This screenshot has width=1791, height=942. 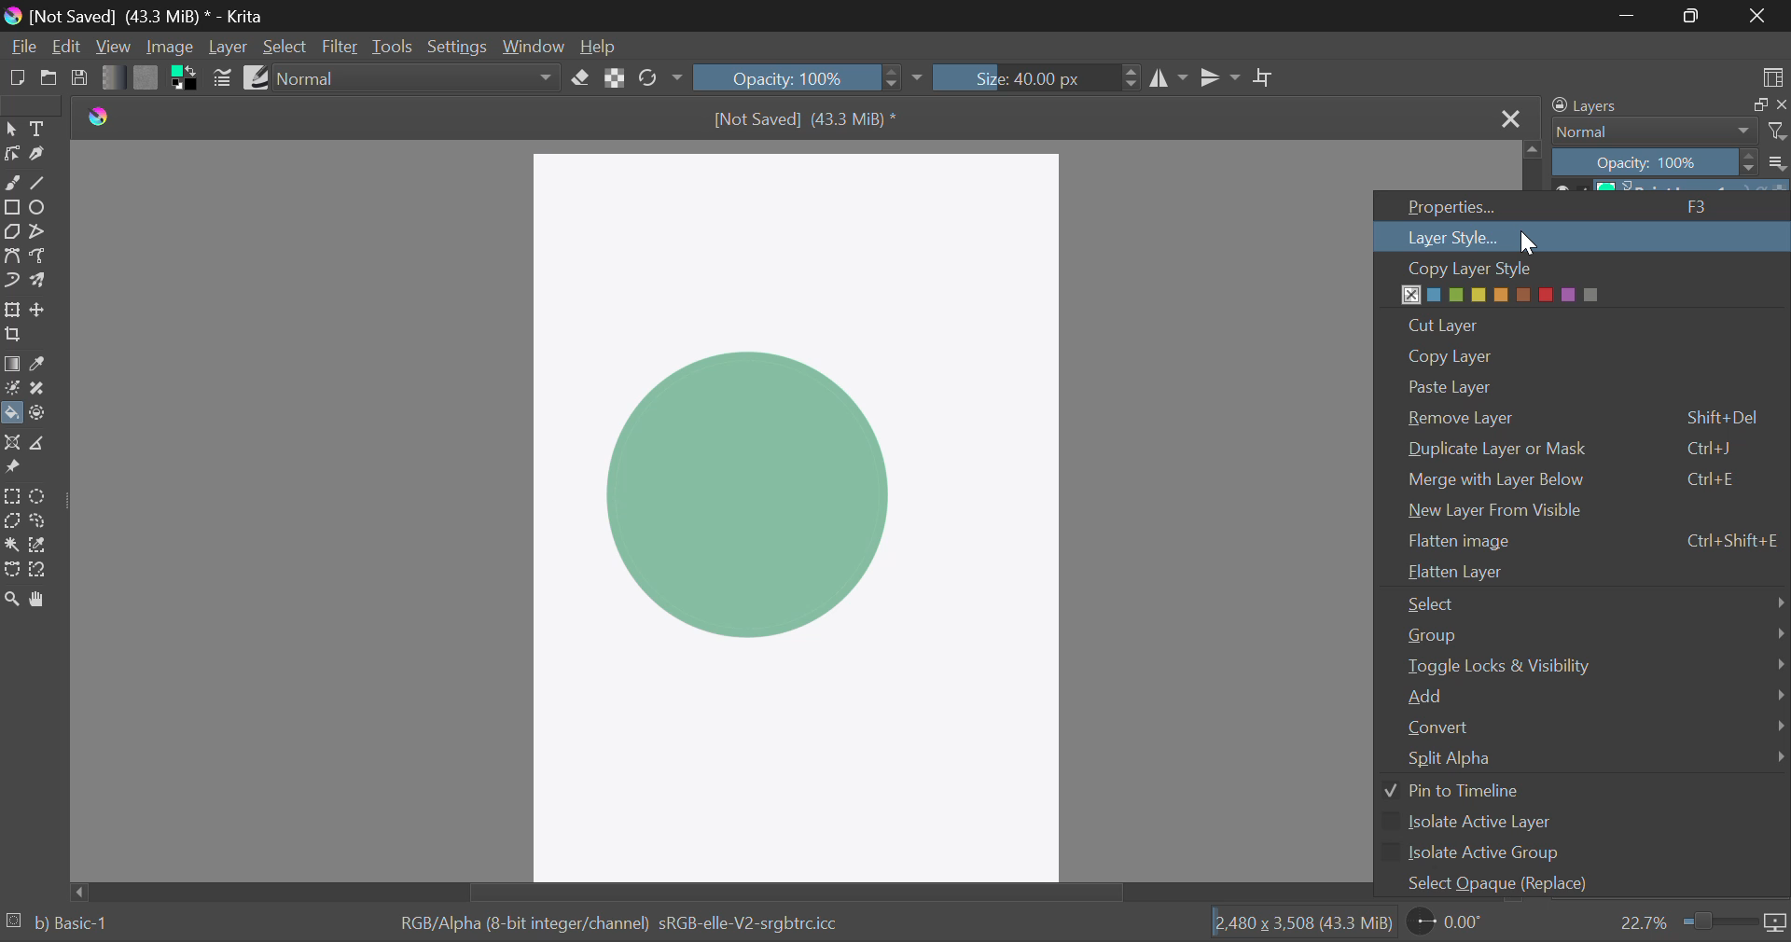 I want to click on Pin to Timeline, so click(x=1473, y=789).